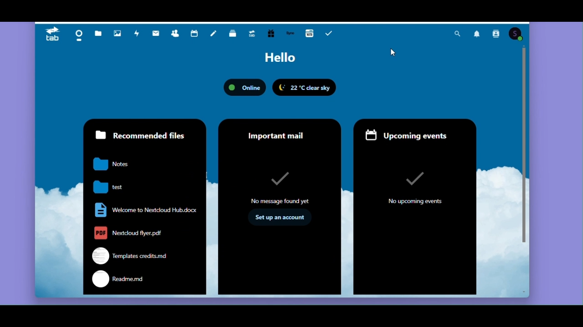  What do you see at coordinates (118, 164) in the screenshot?
I see `notes` at bounding box center [118, 164].